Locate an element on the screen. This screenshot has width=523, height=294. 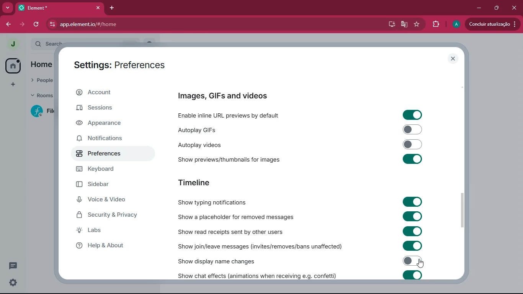
scroll bar is located at coordinates (463, 209).